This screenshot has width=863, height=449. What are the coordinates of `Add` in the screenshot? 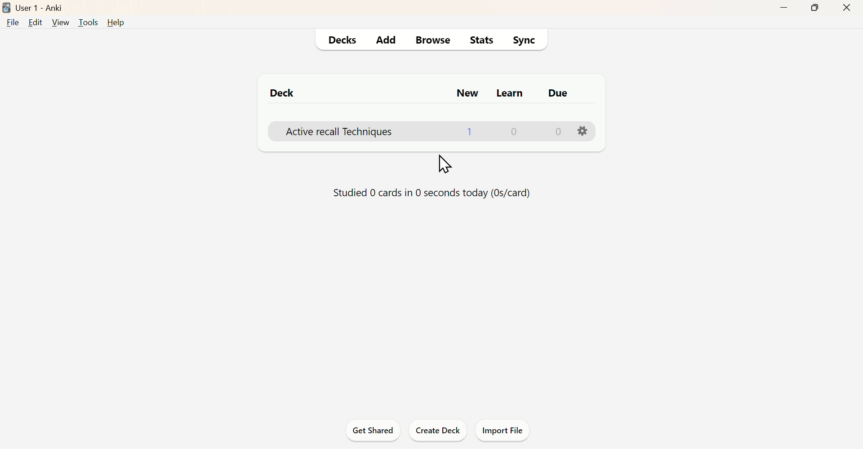 It's located at (388, 40).